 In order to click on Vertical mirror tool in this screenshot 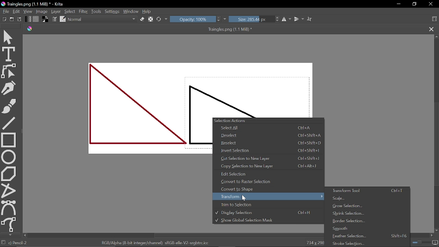, I will do `click(299, 19)`.